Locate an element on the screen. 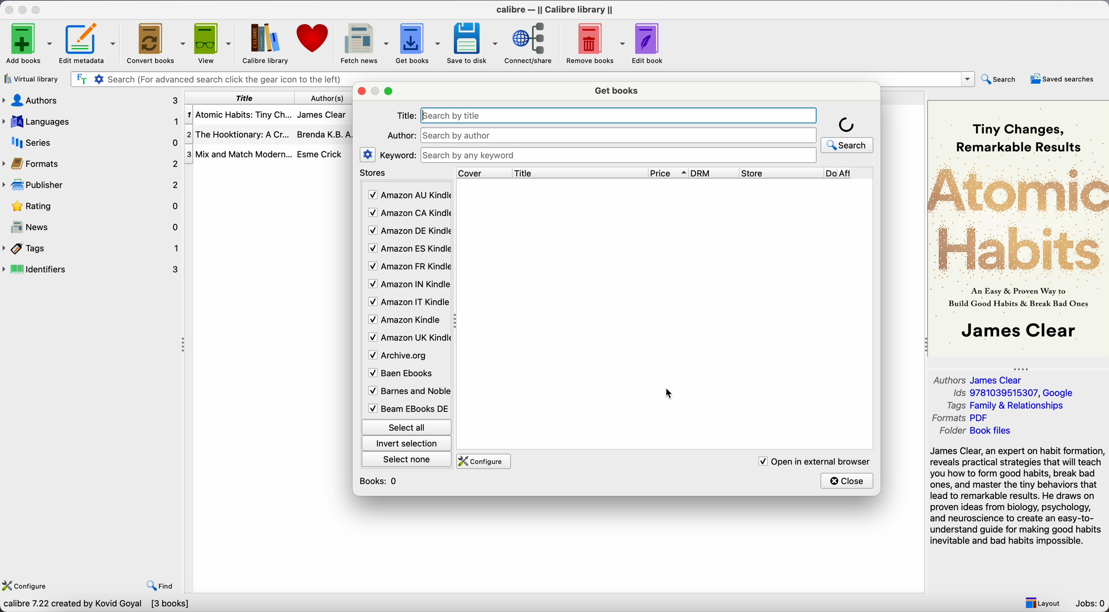  Amazon IN Kindle is located at coordinates (408, 286).